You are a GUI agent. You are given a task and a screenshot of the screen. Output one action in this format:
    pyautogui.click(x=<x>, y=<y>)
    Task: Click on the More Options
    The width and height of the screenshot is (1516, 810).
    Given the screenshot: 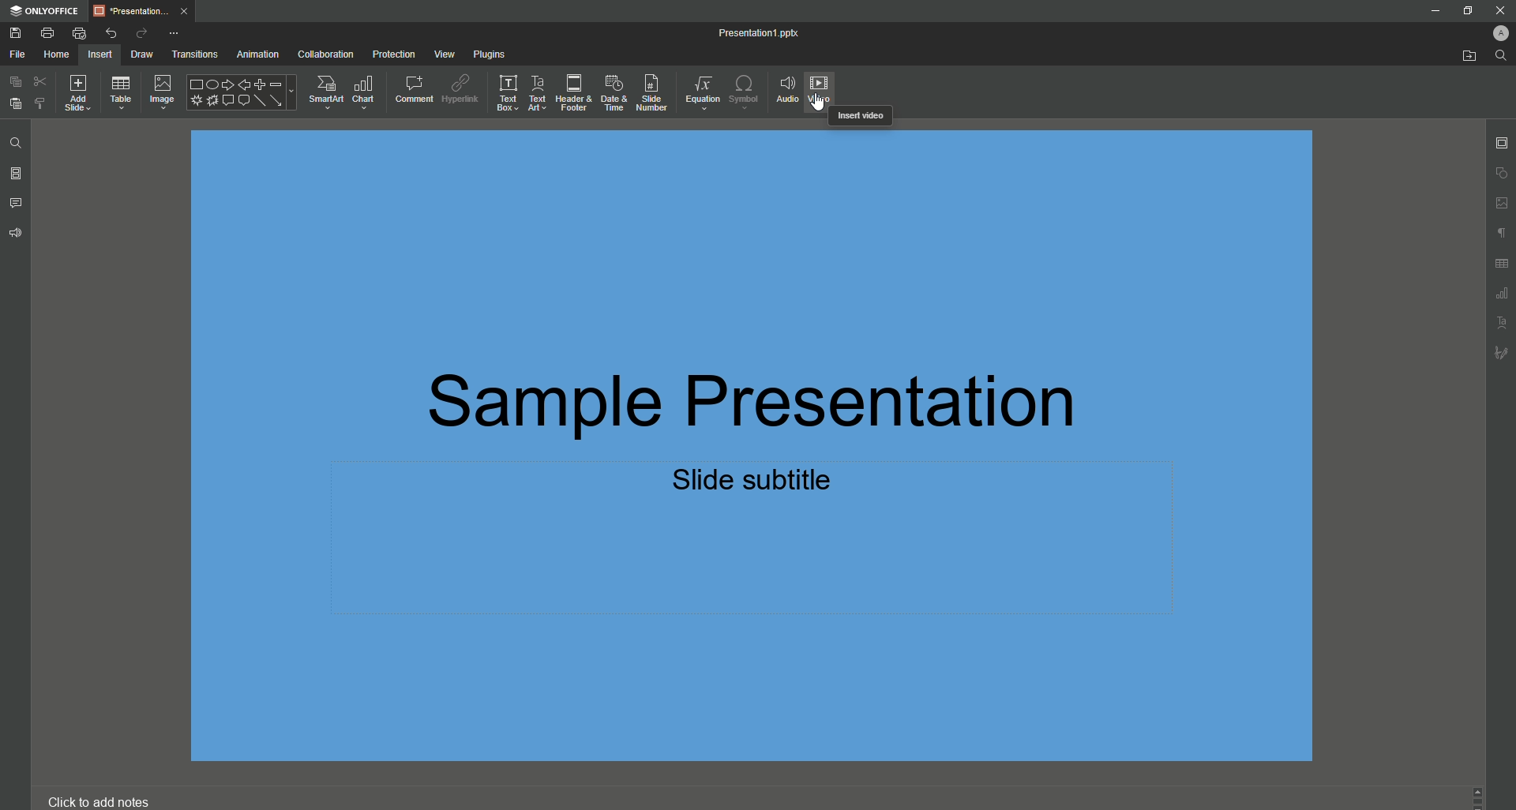 What is the action you would take?
    pyautogui.click(x=174, y=32)
    